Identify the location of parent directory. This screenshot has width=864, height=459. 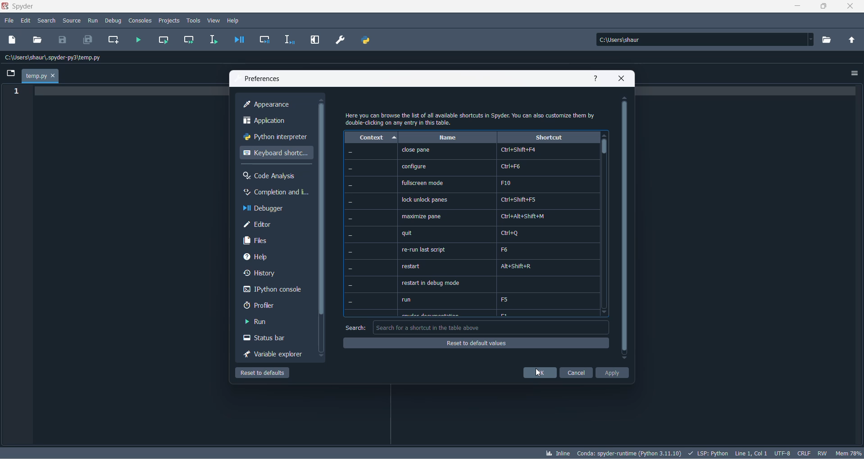
(854, 41).